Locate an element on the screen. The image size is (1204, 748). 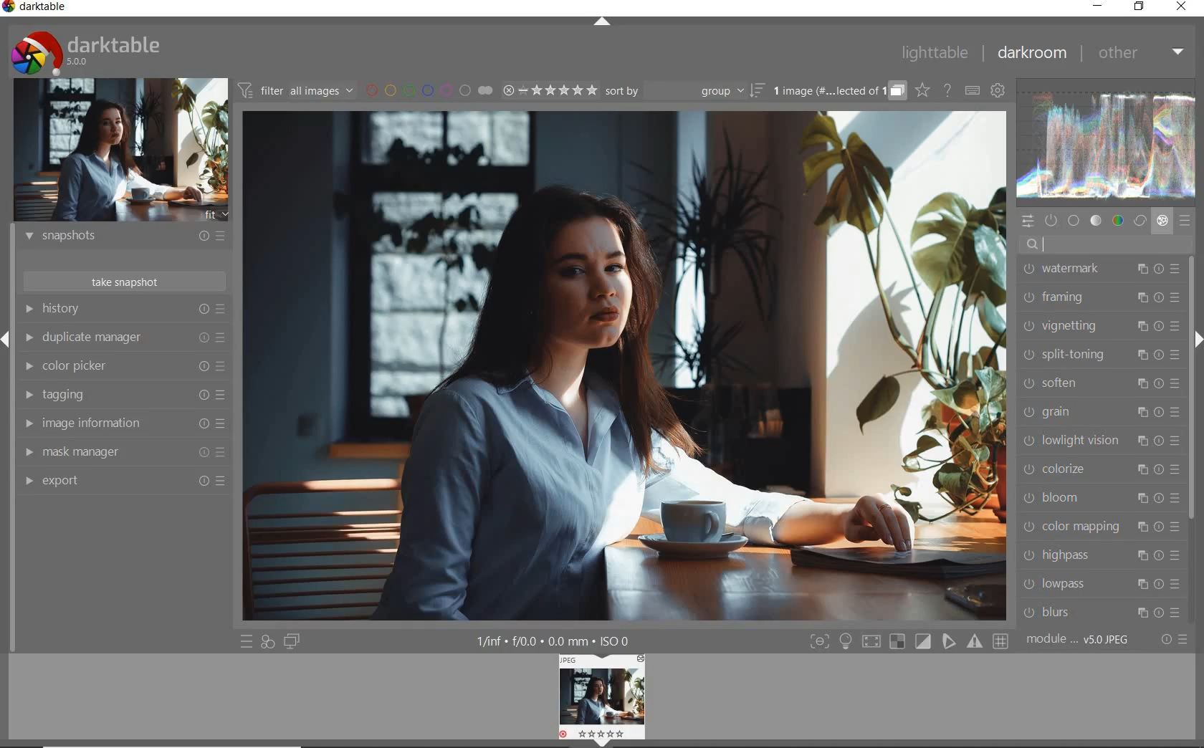
range ratings for selected images is located at coordinates (549, 92).